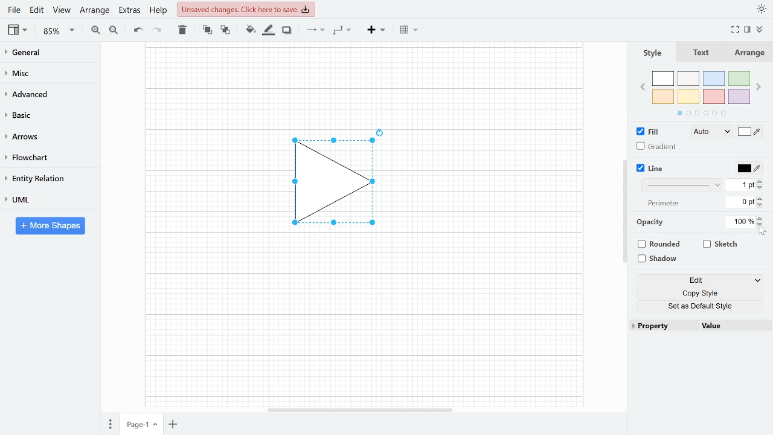  I want to click on Previous, so click(642, 86).